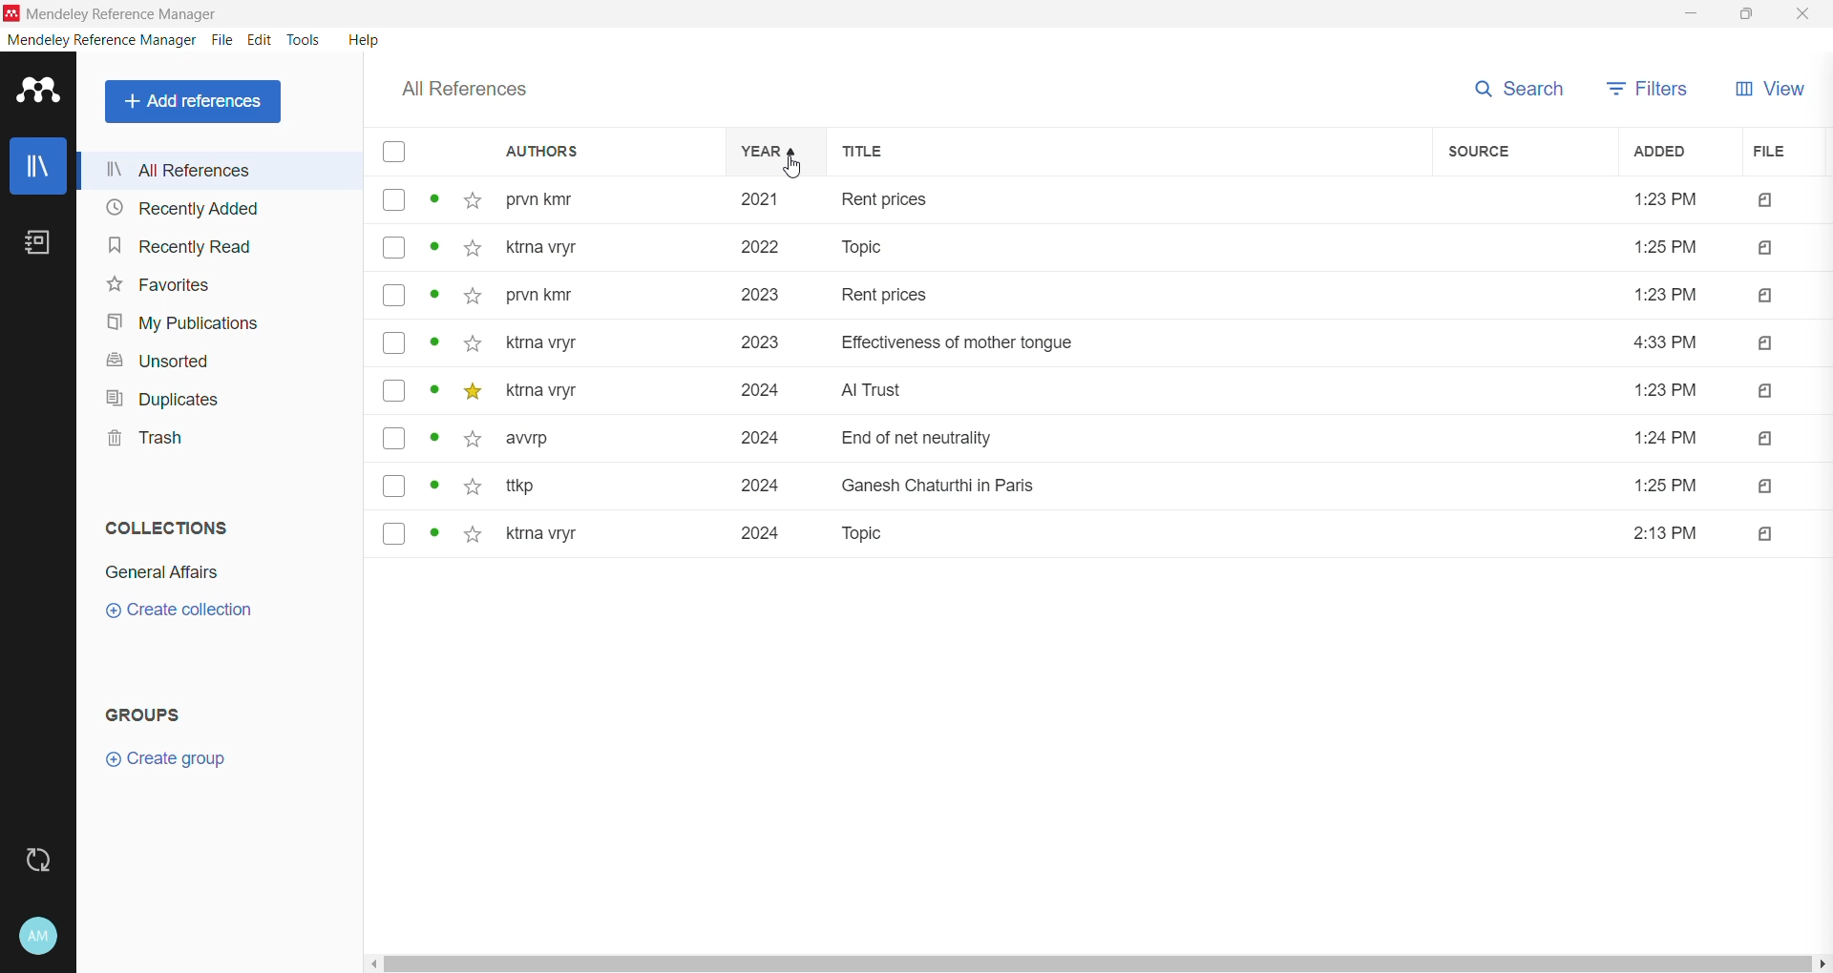 This screenshot has width=1833, height=973. I want to click on file type, so click(1767, 390).